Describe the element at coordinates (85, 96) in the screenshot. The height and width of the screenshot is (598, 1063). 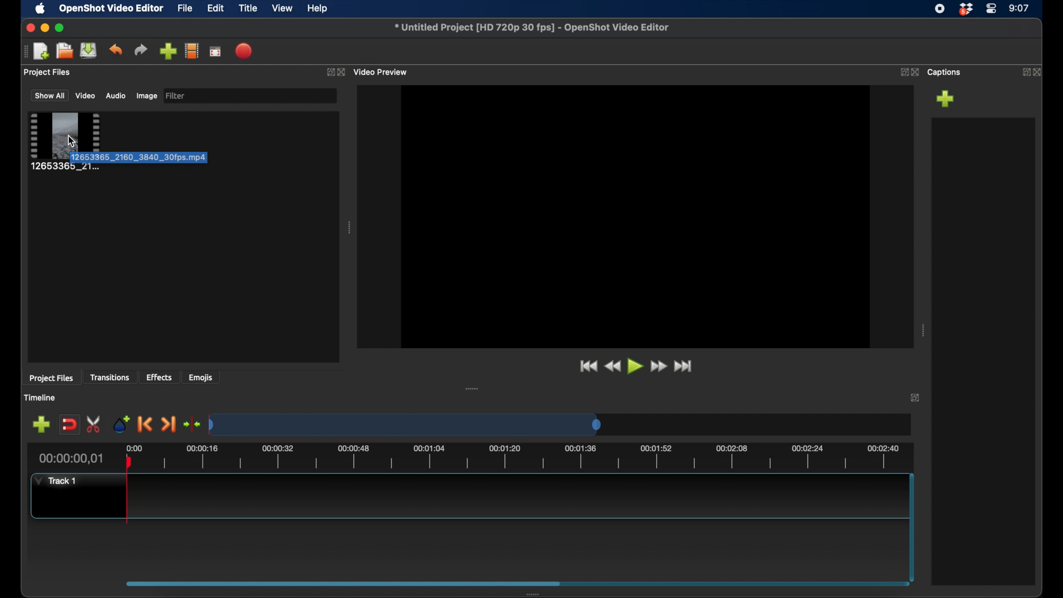
I see `video` at that location.